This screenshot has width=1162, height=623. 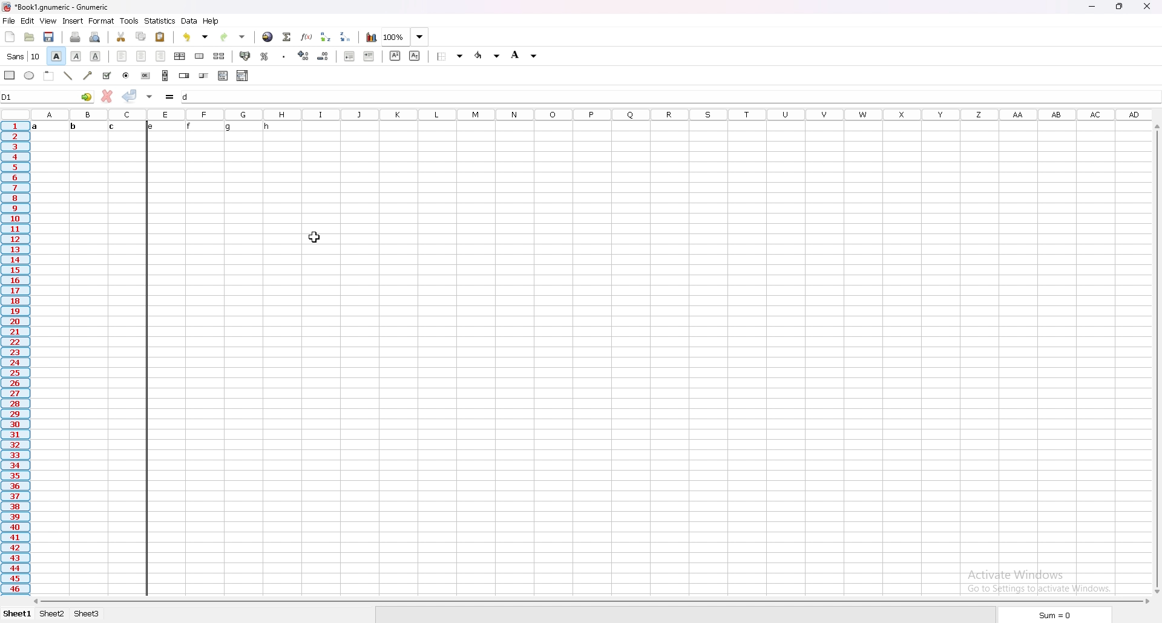 I want to click on print preview, so click(x=96, y=37).